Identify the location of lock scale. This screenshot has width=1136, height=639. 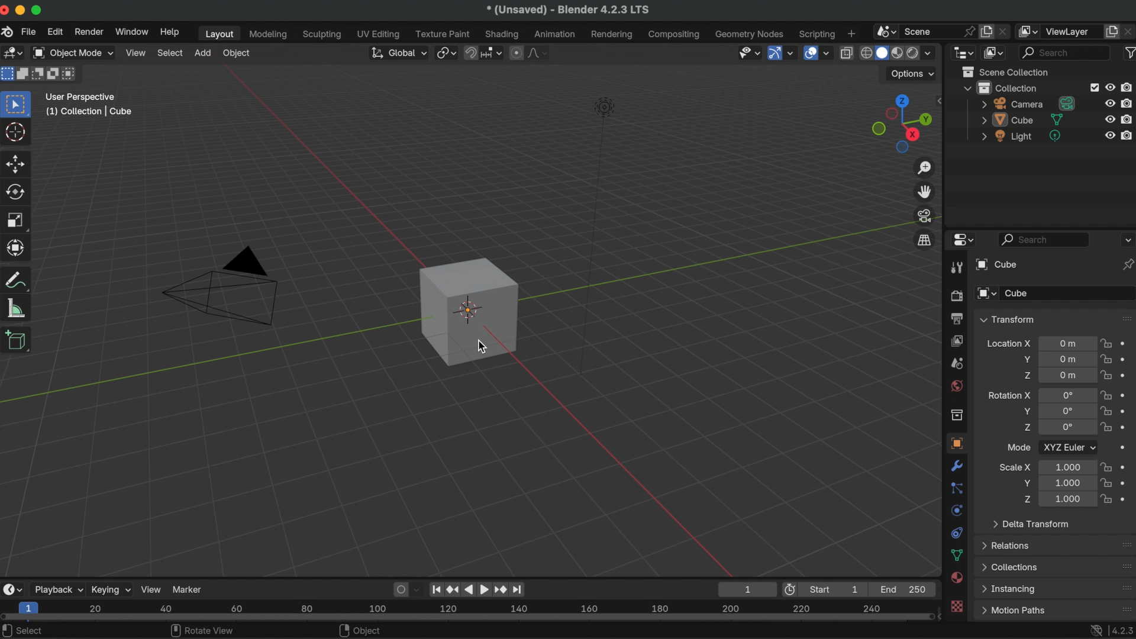
(1105, 467).